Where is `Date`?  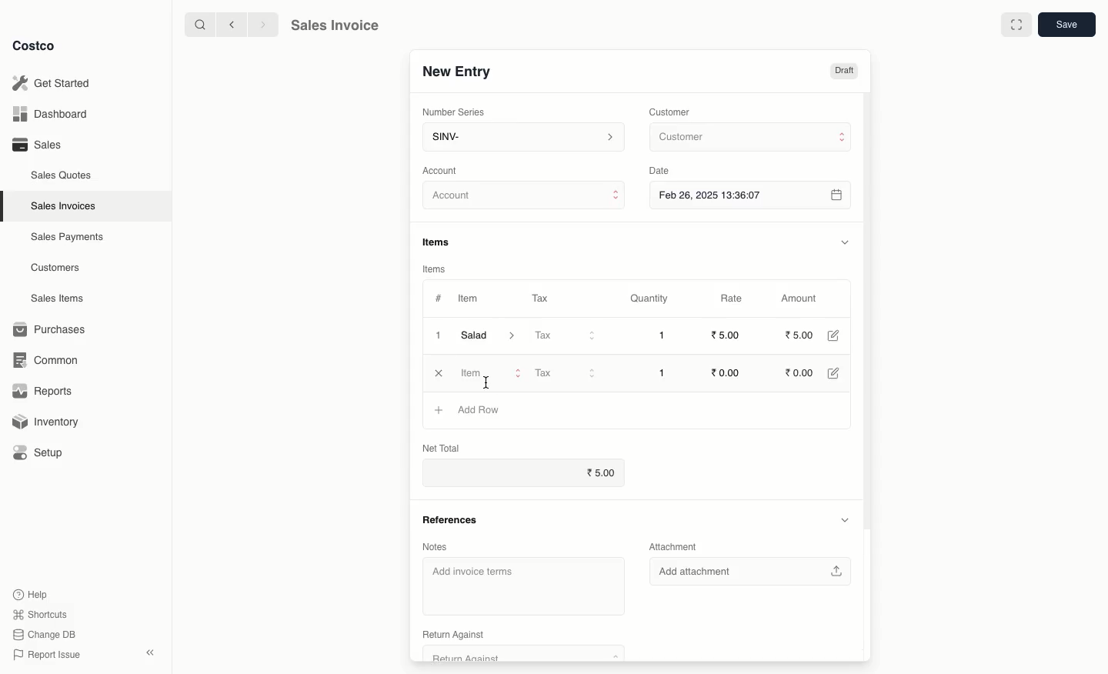
Date is located at coordinates (663, 171).